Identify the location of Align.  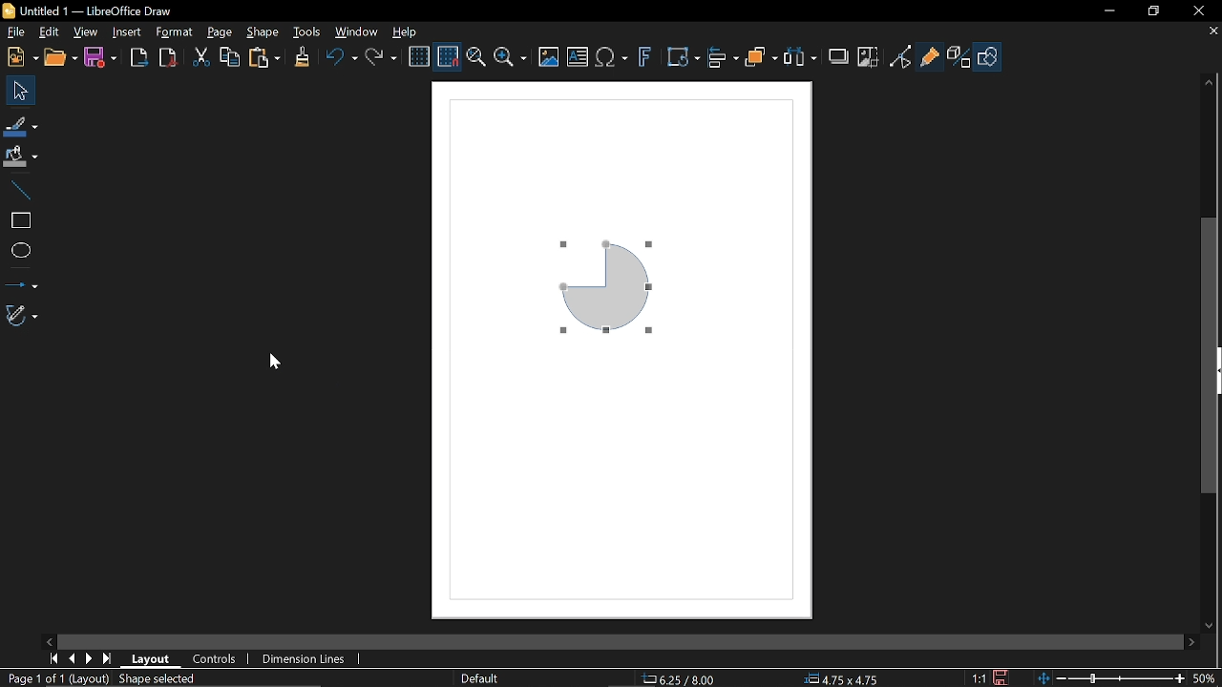
(724, 57).